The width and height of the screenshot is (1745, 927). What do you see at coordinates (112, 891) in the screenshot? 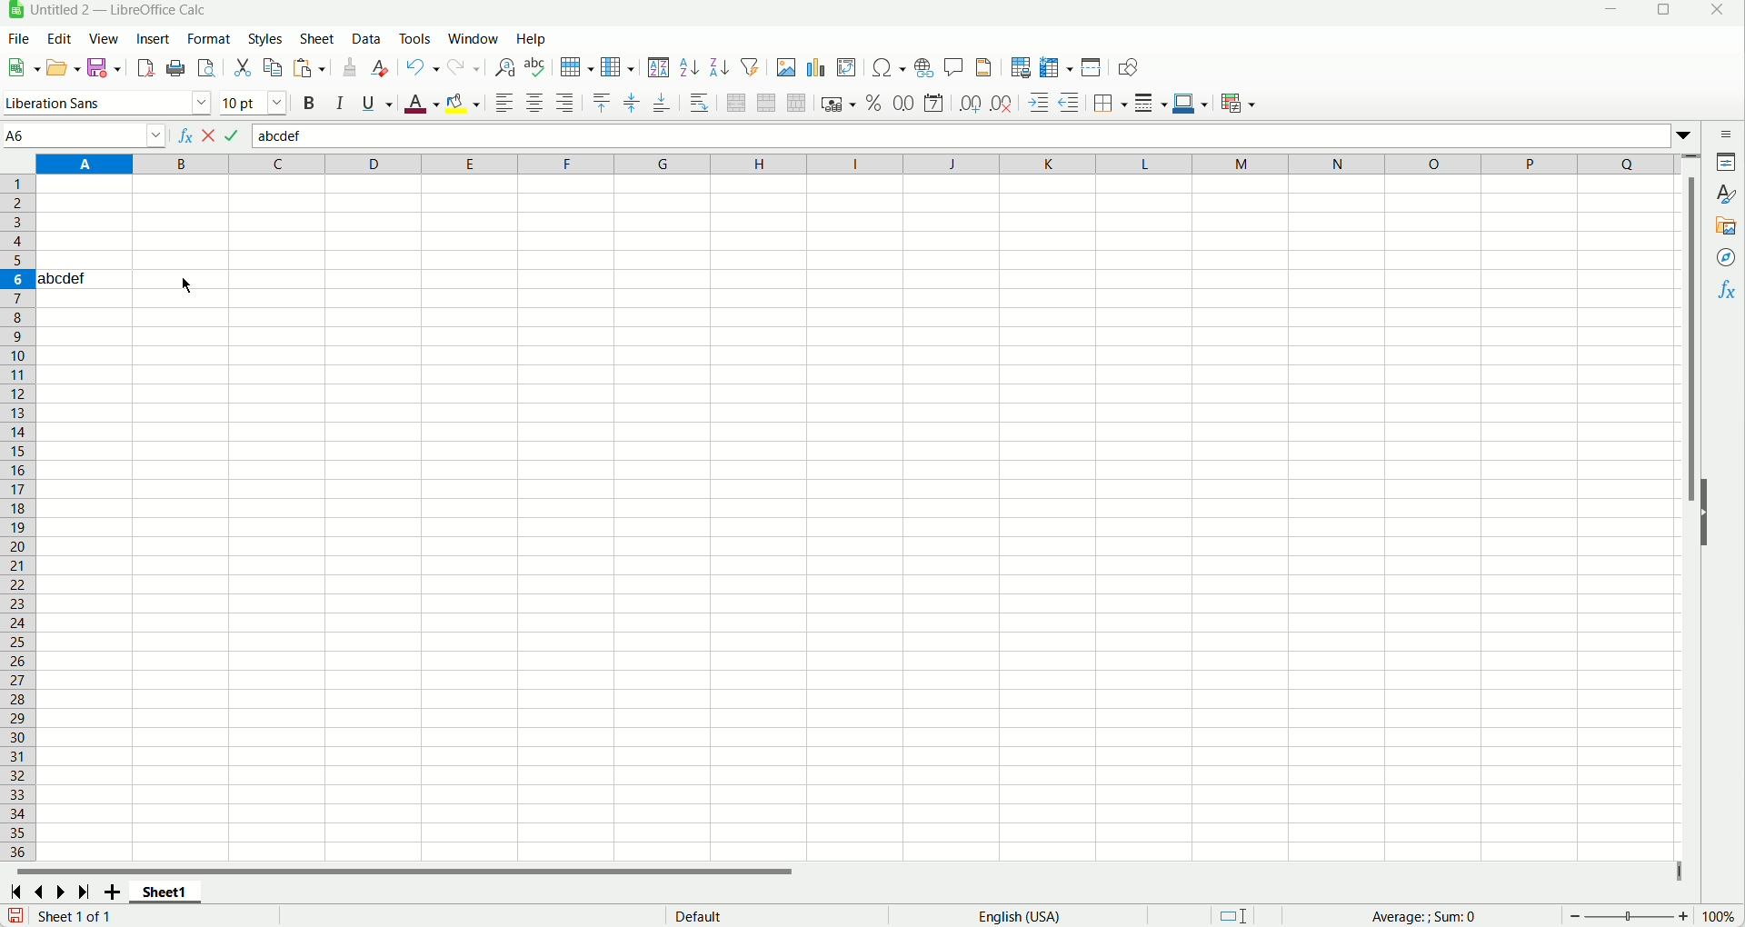
I see `add new sheet` at bounding box center [112, 891].